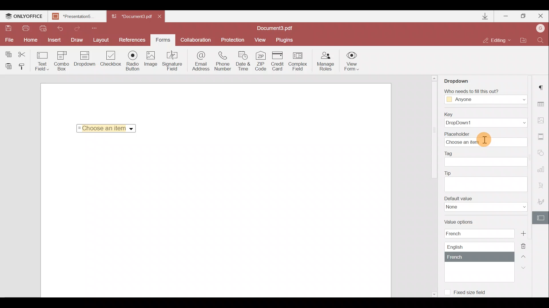 The width and height of the screenshot is (549, 308). Describe the element at coordinates (279, 60) in the screenshot. I see `Credit card` at that location.